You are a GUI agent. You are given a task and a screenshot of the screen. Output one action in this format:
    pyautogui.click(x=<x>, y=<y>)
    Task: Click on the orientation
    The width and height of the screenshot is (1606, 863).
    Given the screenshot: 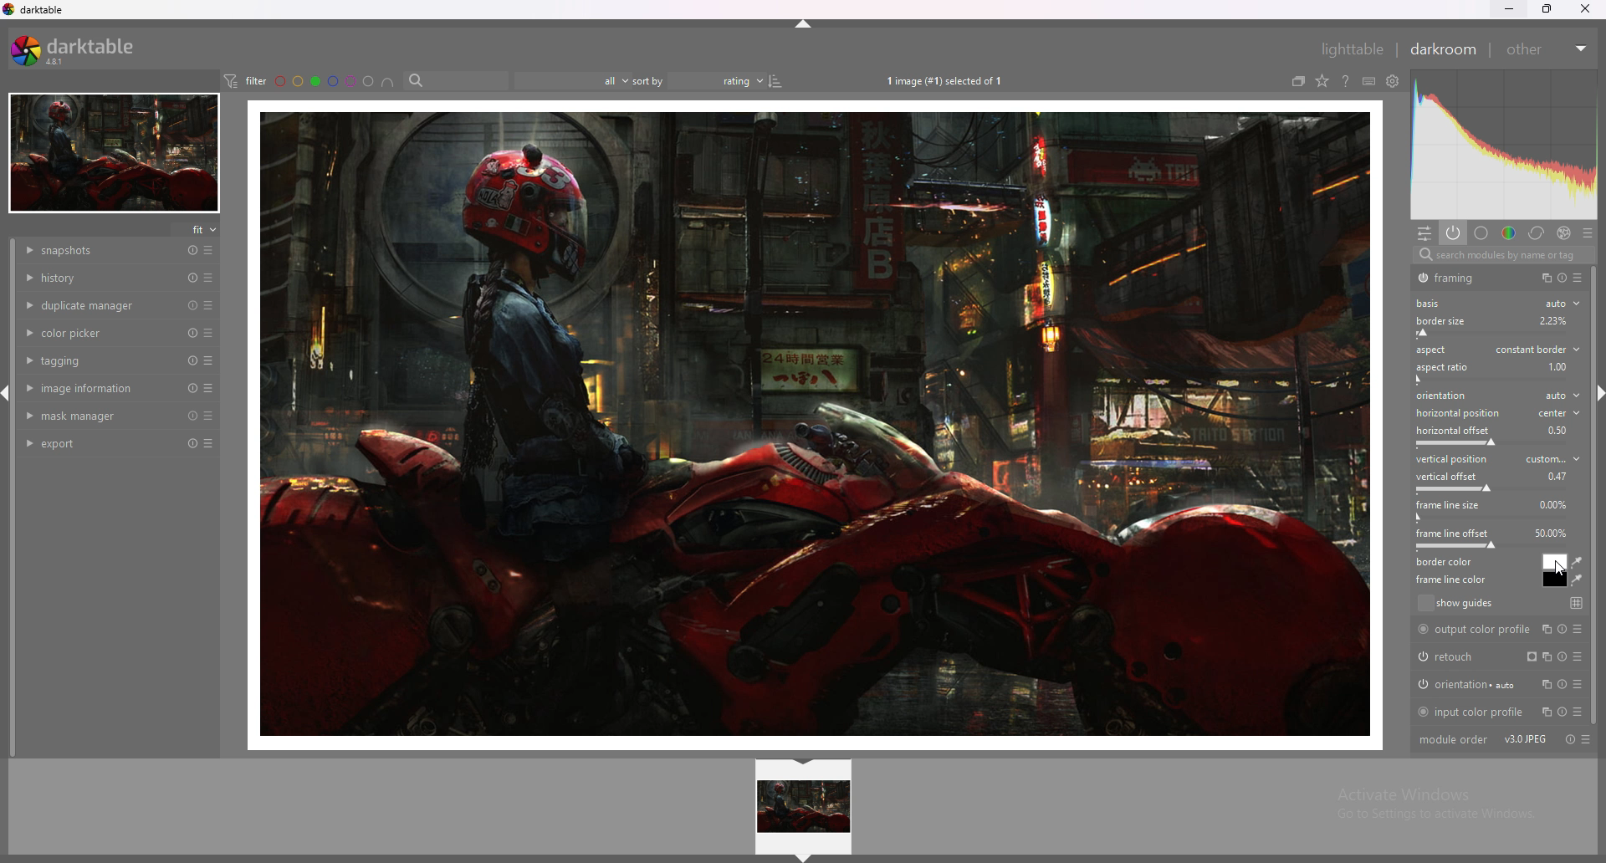 What is the action you would take?
    pyautogui.click(x=1497, y=685)
    